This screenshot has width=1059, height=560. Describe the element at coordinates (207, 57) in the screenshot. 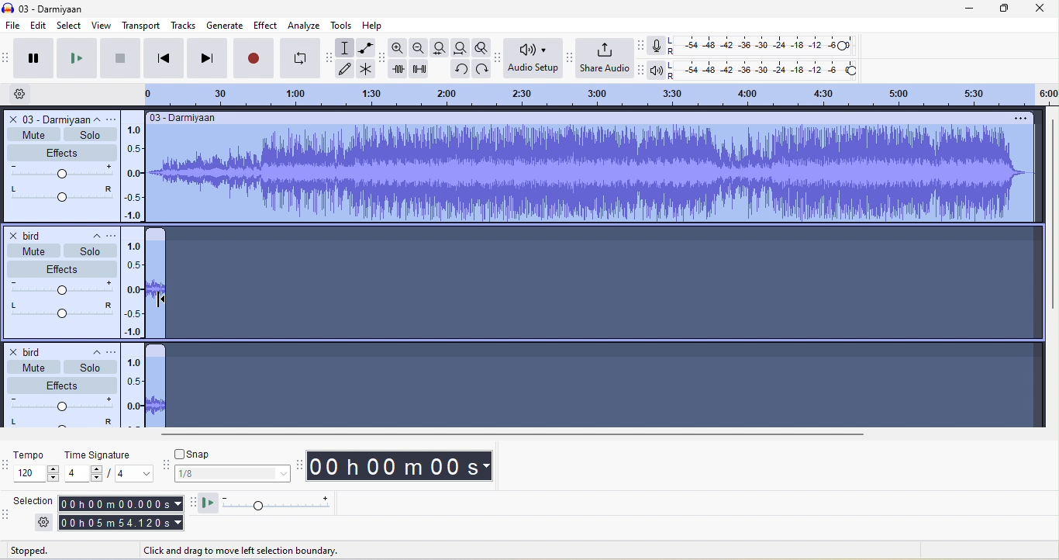

I see `skip to end` at that location.